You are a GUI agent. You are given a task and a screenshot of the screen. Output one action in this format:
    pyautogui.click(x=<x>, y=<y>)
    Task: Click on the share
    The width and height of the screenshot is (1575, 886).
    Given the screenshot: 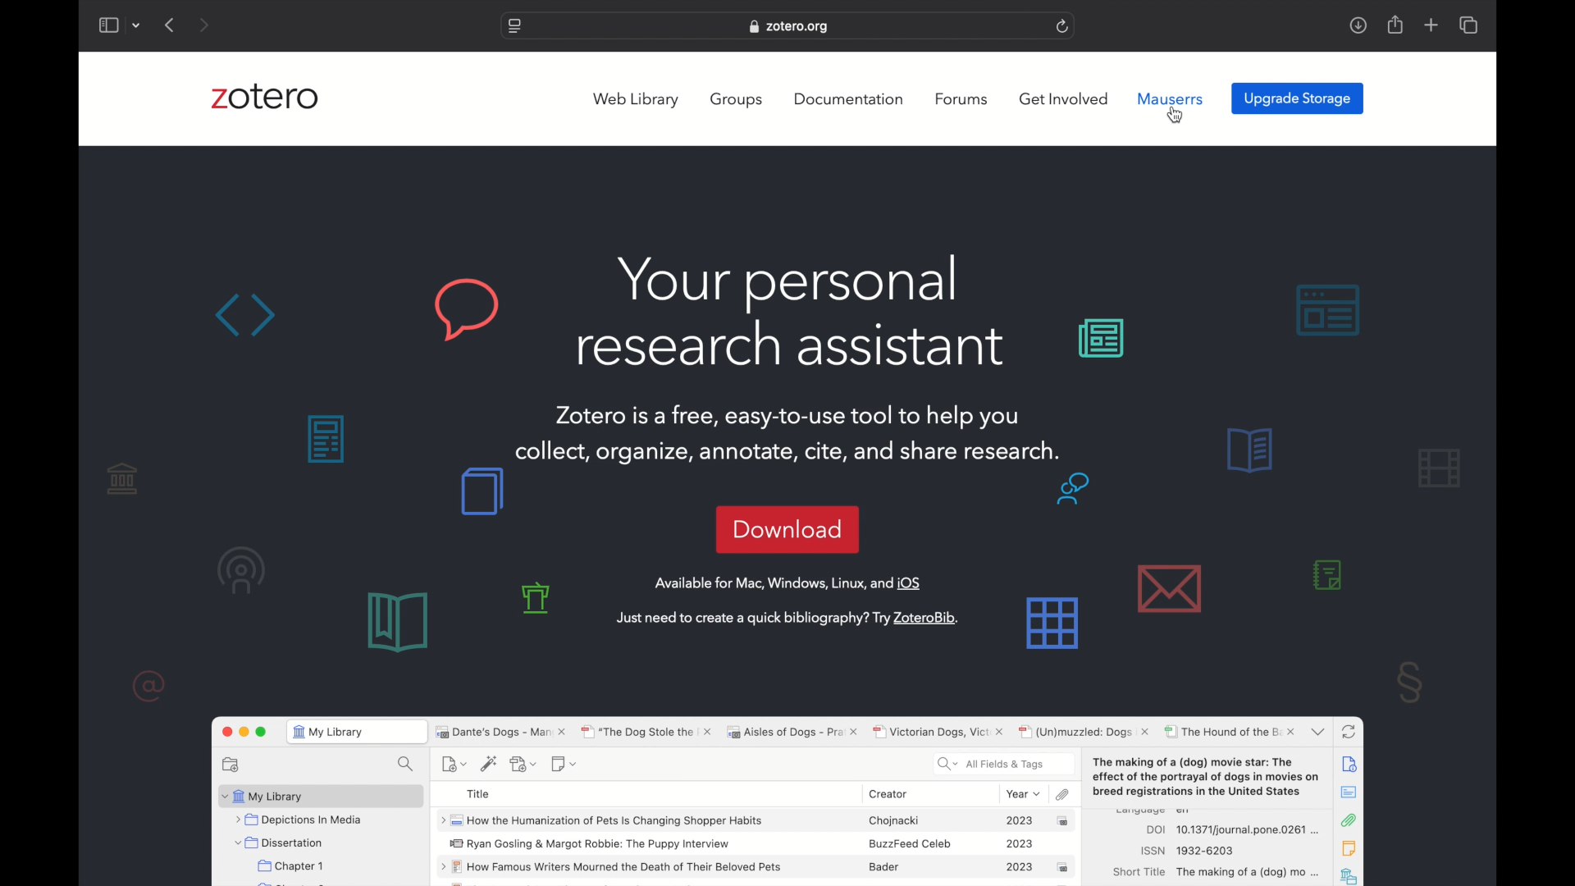 What is the action you would take?
    pyautogui.click(x=1394, y=25)
    